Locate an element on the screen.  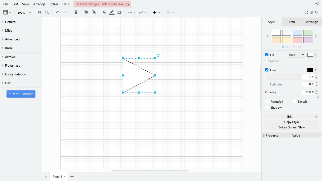
yellow is located at coordinates (287, 40).